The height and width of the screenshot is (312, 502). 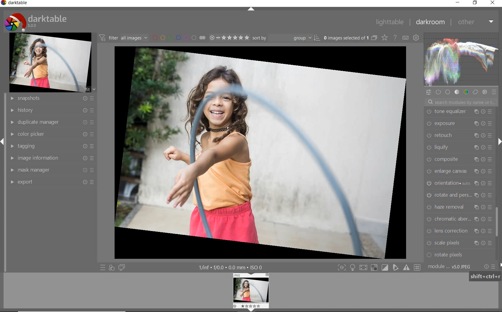 I want to click on image preview, so click(x=252, y=292).